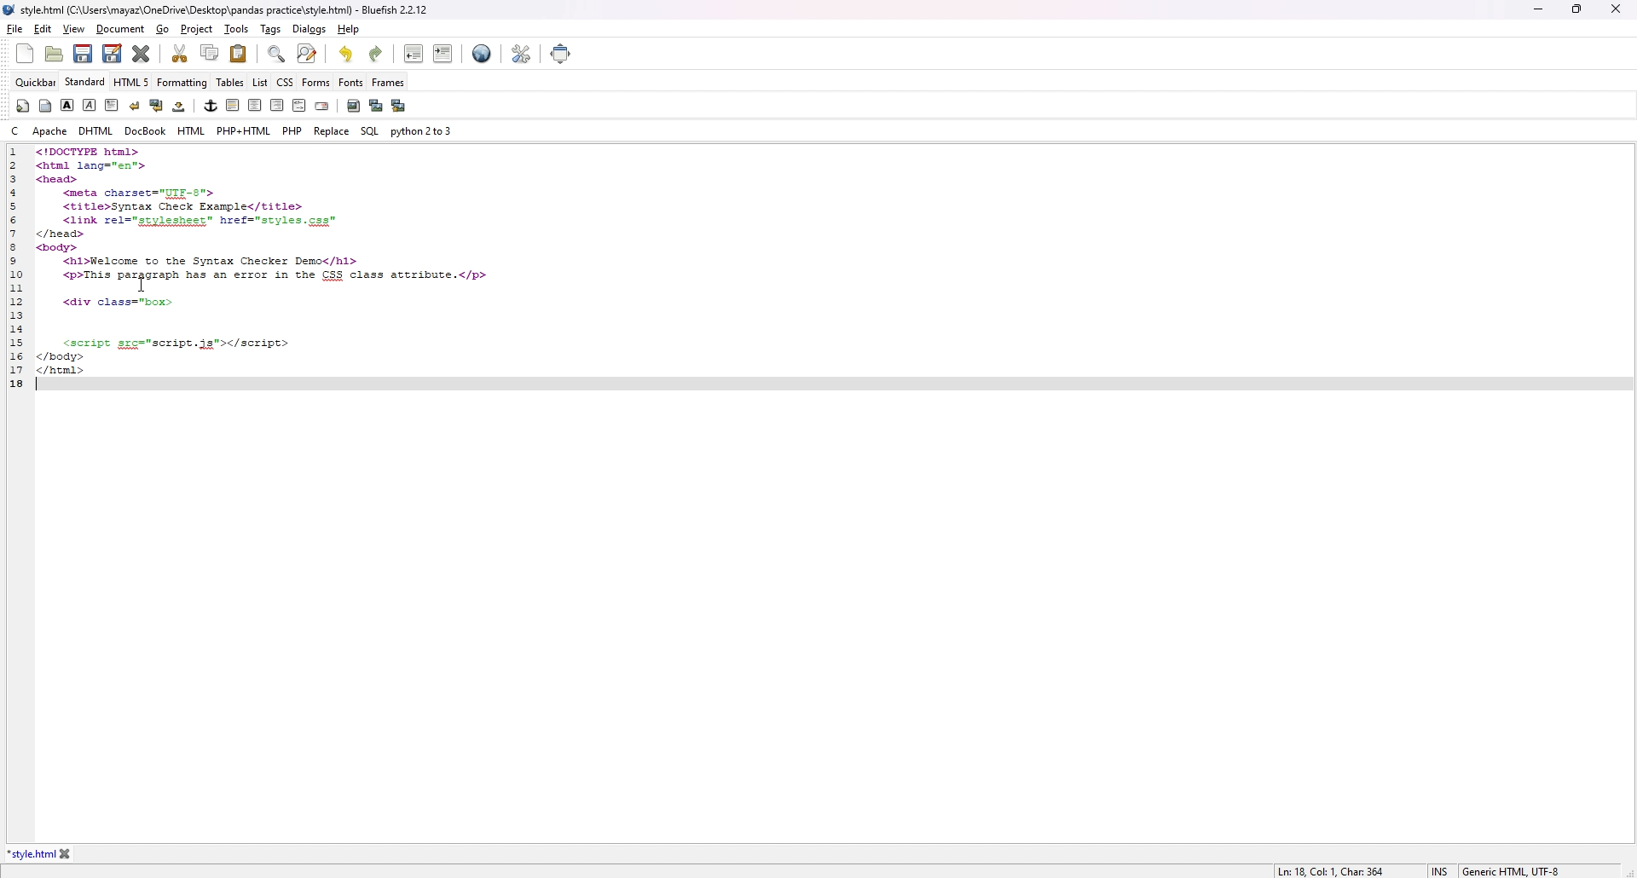  Describe the element at coordinates (323, 106) in the screenshot. I see `email` at that location.